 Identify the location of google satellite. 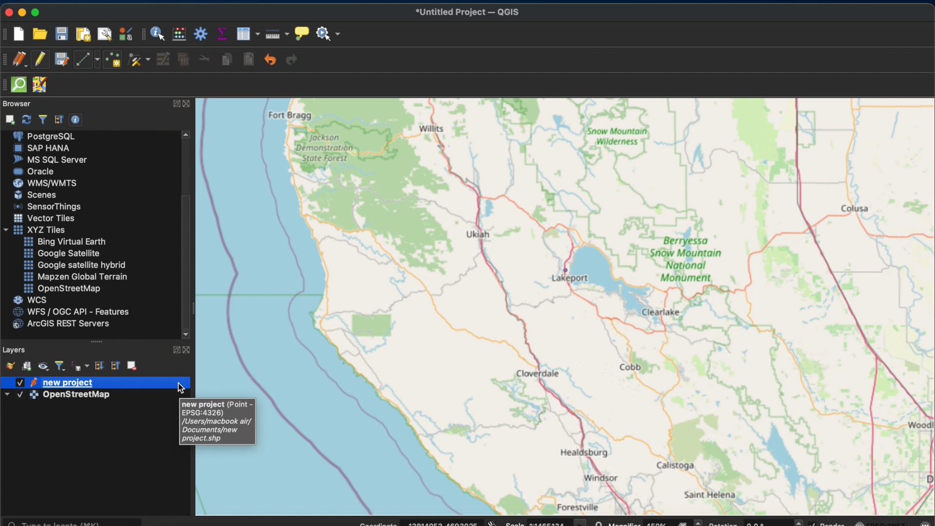
(61, 254).